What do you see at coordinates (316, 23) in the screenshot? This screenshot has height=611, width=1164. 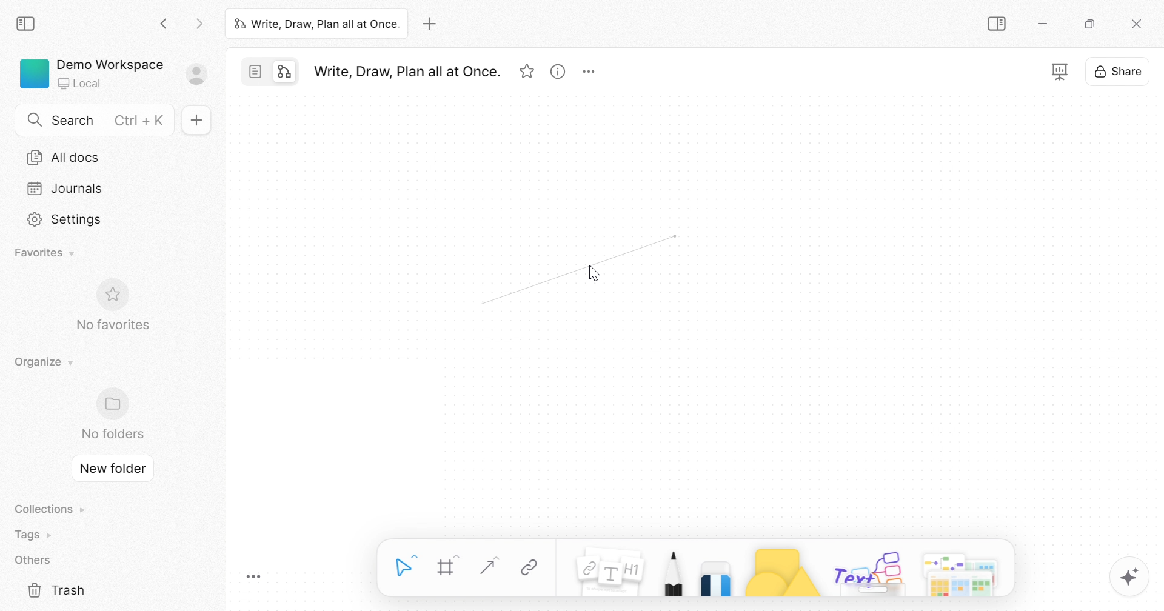 I see `Write, Draw, Plan all at Once.` at bounding box center [316, 23].